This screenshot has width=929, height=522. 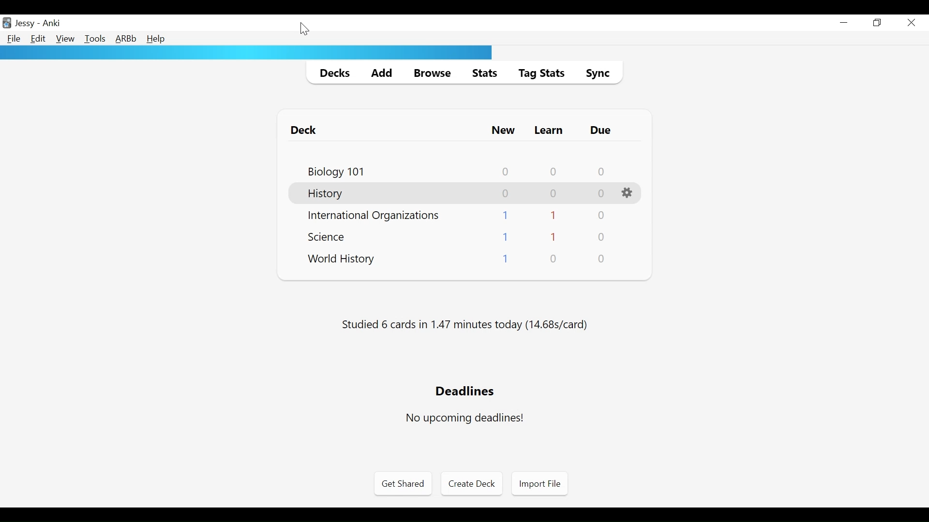 What do you see at coordinates (601, 216) in the screenshot?
I see `Due Card Count` at bounding box center [601, 216].